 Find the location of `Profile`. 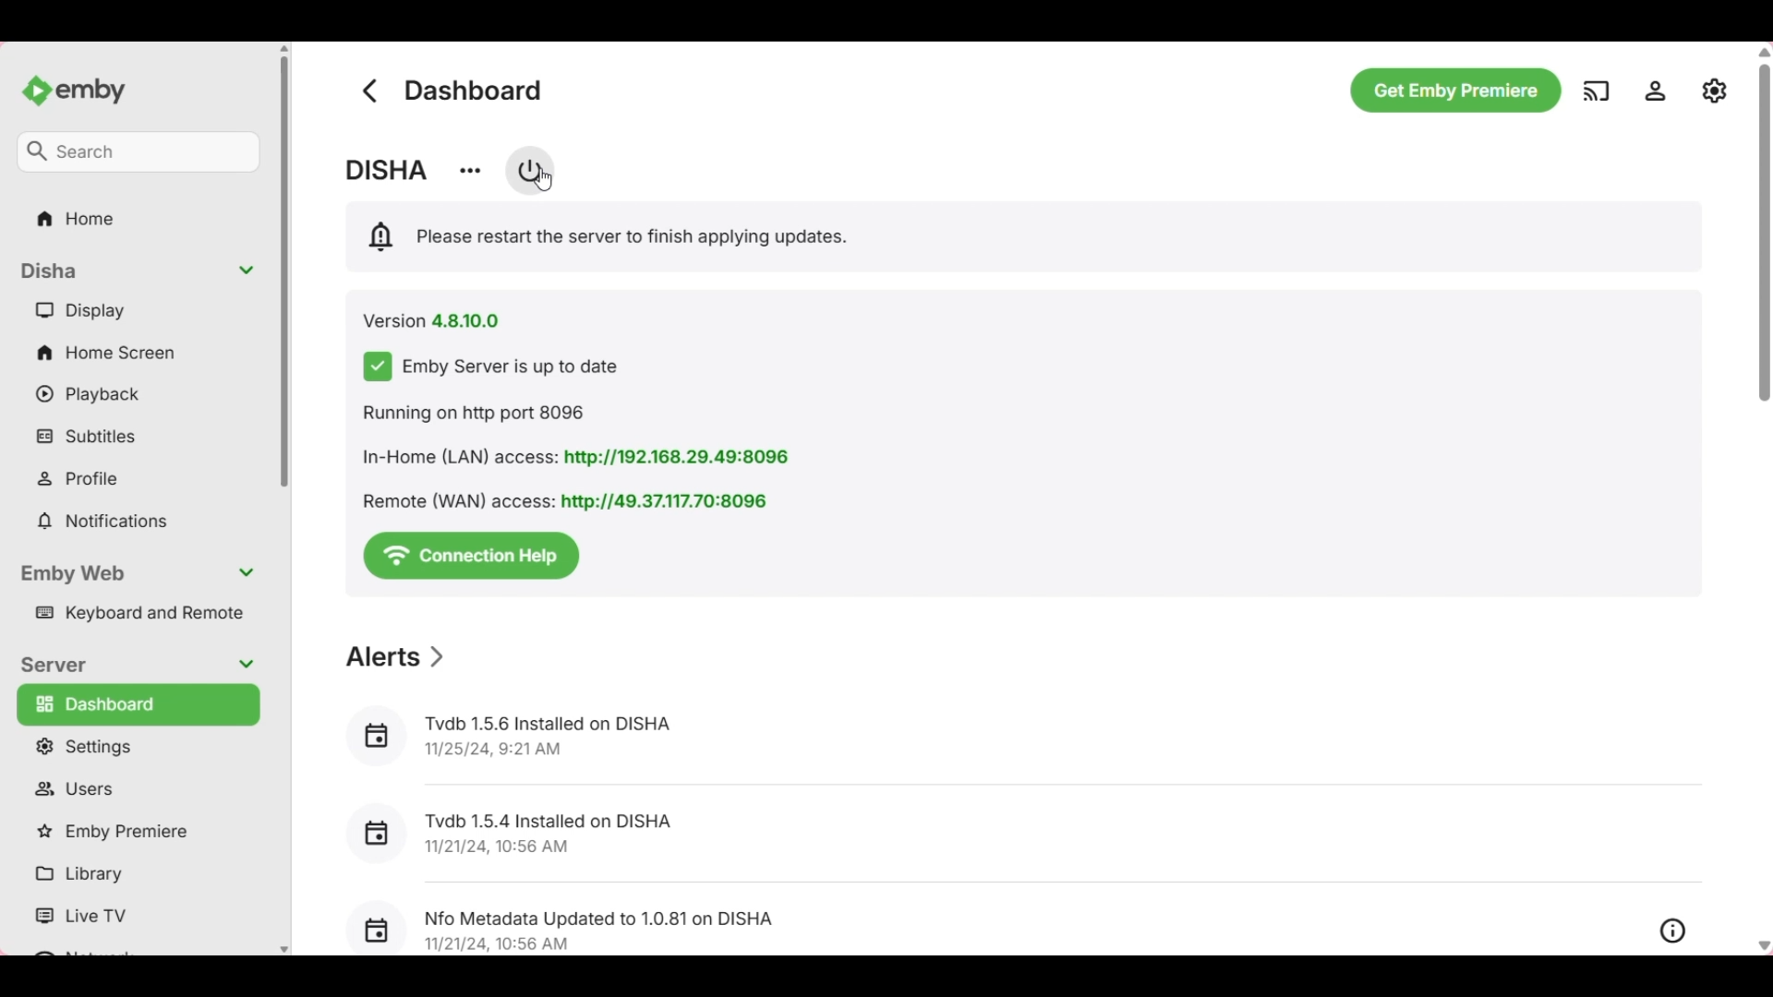

Profile is located at coordinates (139, 478).